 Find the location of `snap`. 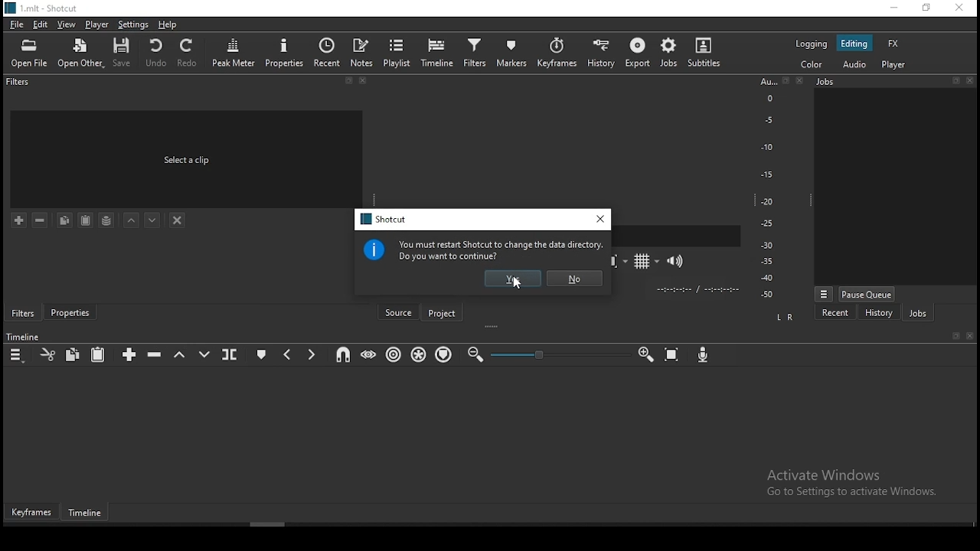

snap is located at coordinates (345, 355).